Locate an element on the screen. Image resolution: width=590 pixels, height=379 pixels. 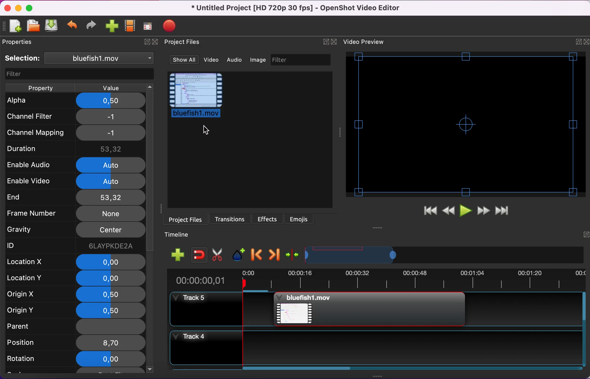
jump to start is located at coordinates (428, 209).